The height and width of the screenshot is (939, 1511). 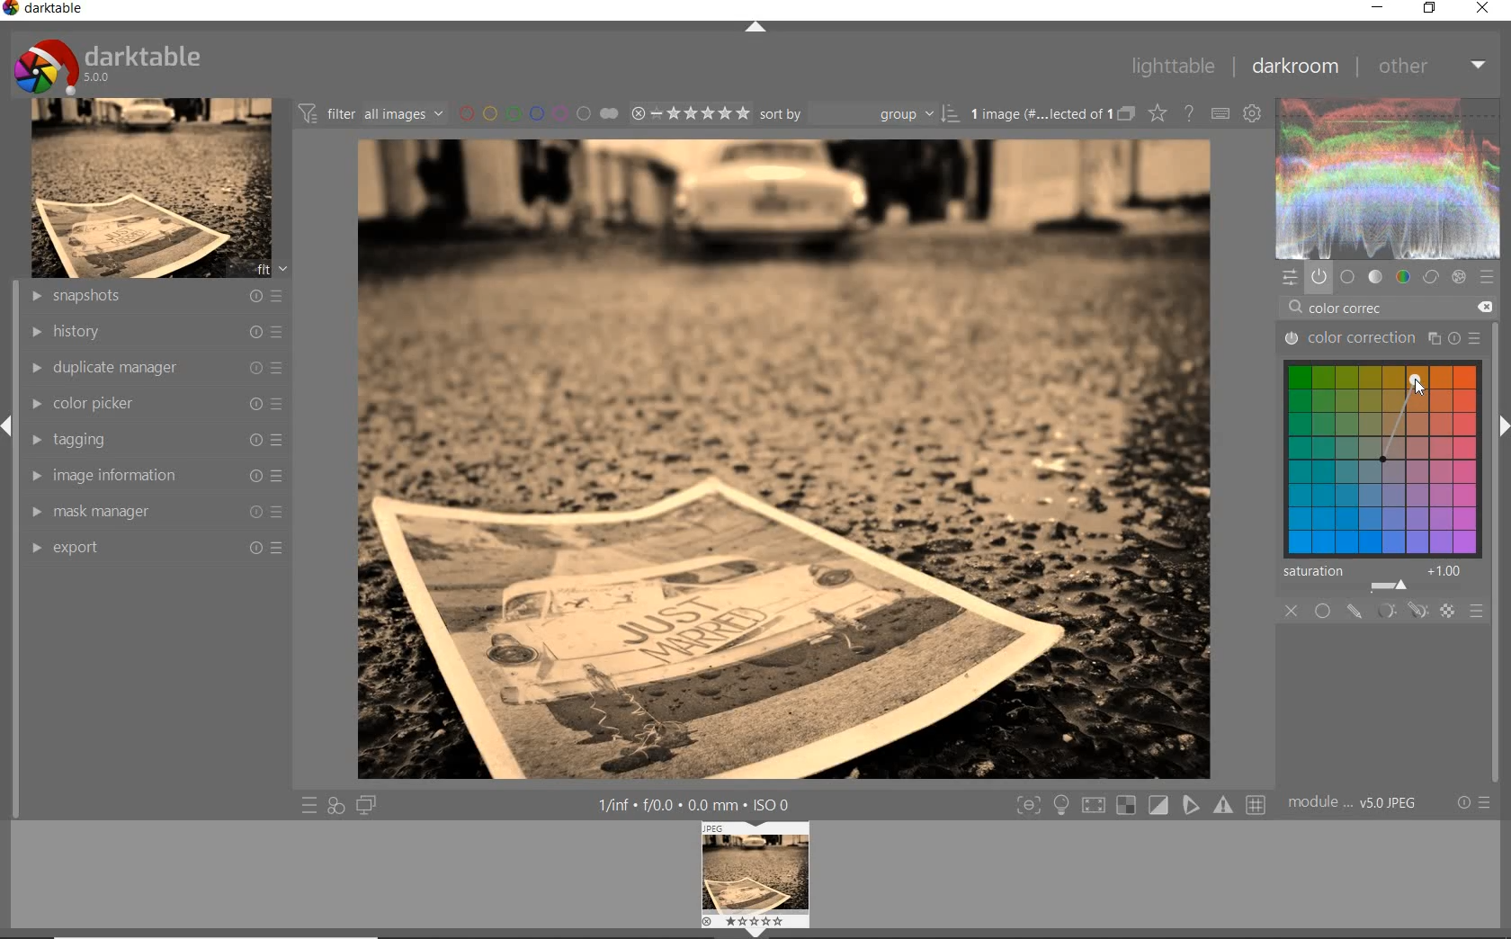 I want to click on tone, so click(x=1374, y=277).